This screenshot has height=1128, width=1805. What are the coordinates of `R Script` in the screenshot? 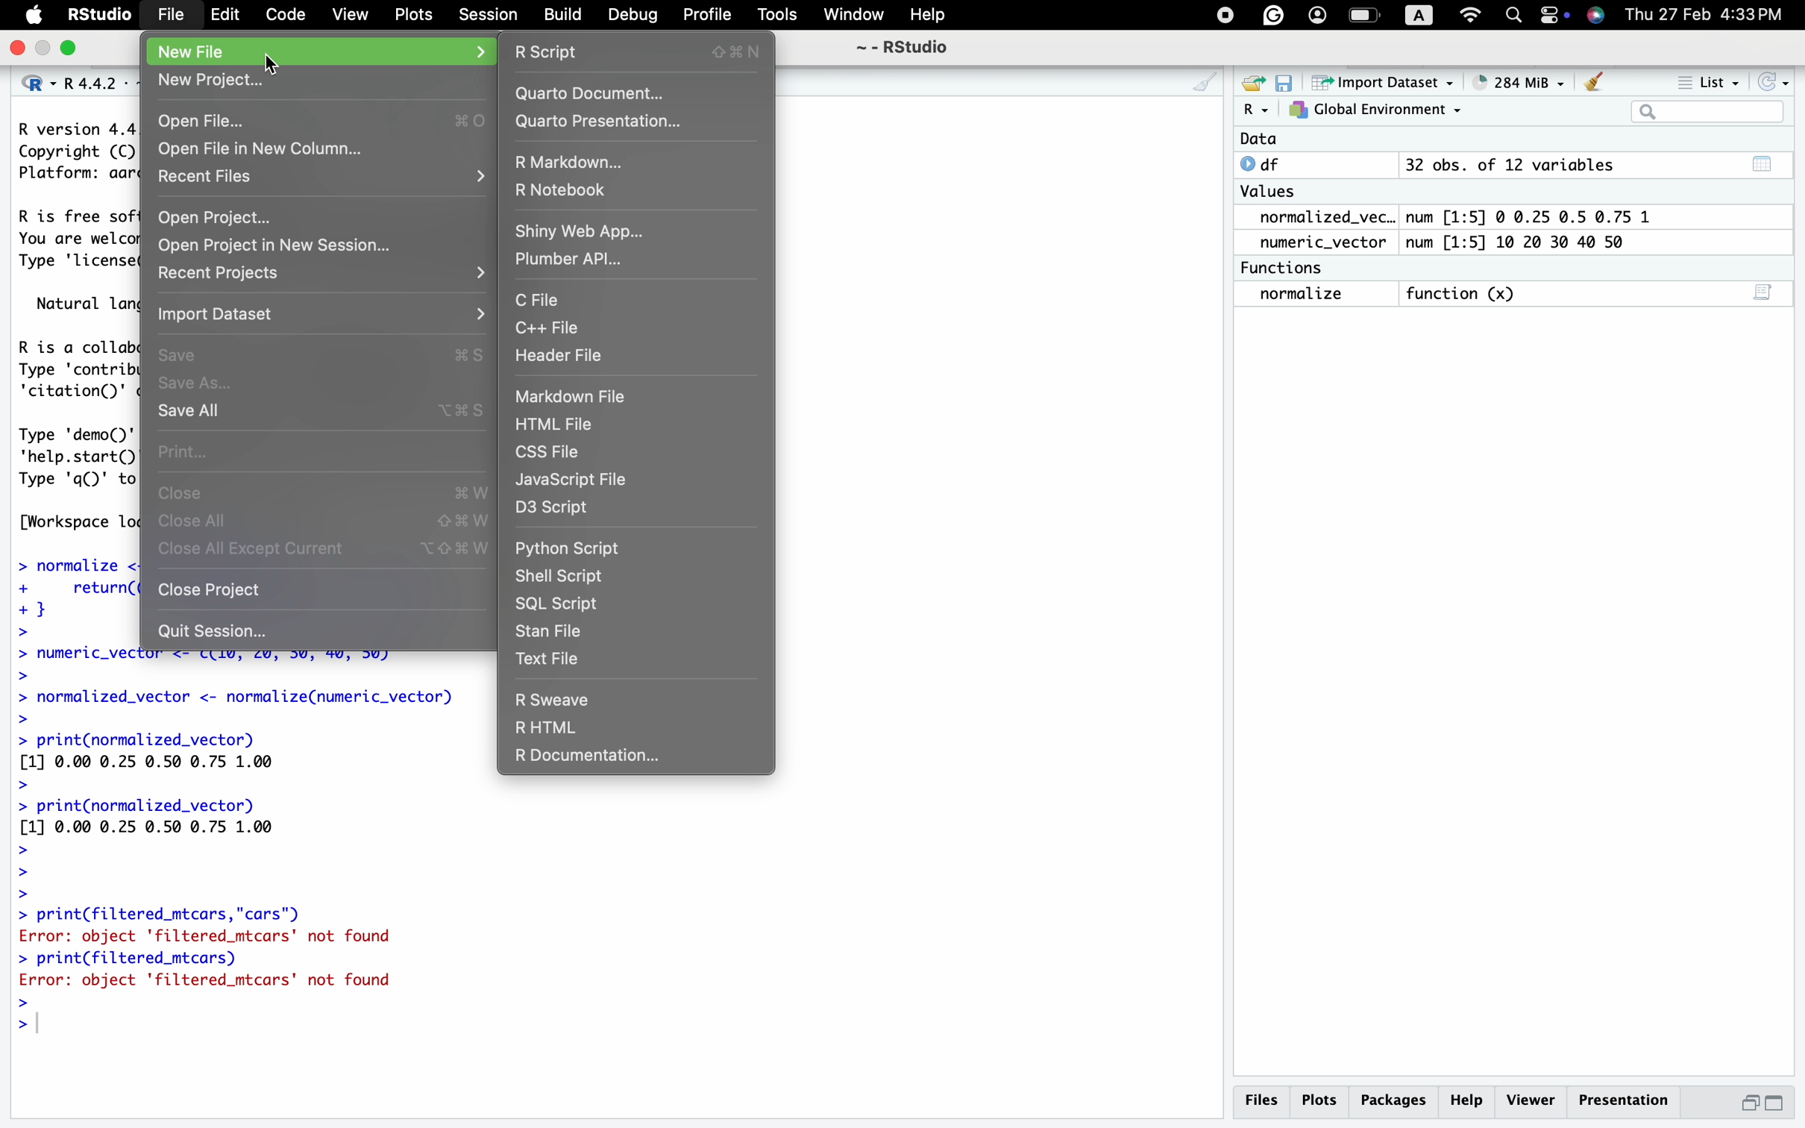 It's located at (644, 51).